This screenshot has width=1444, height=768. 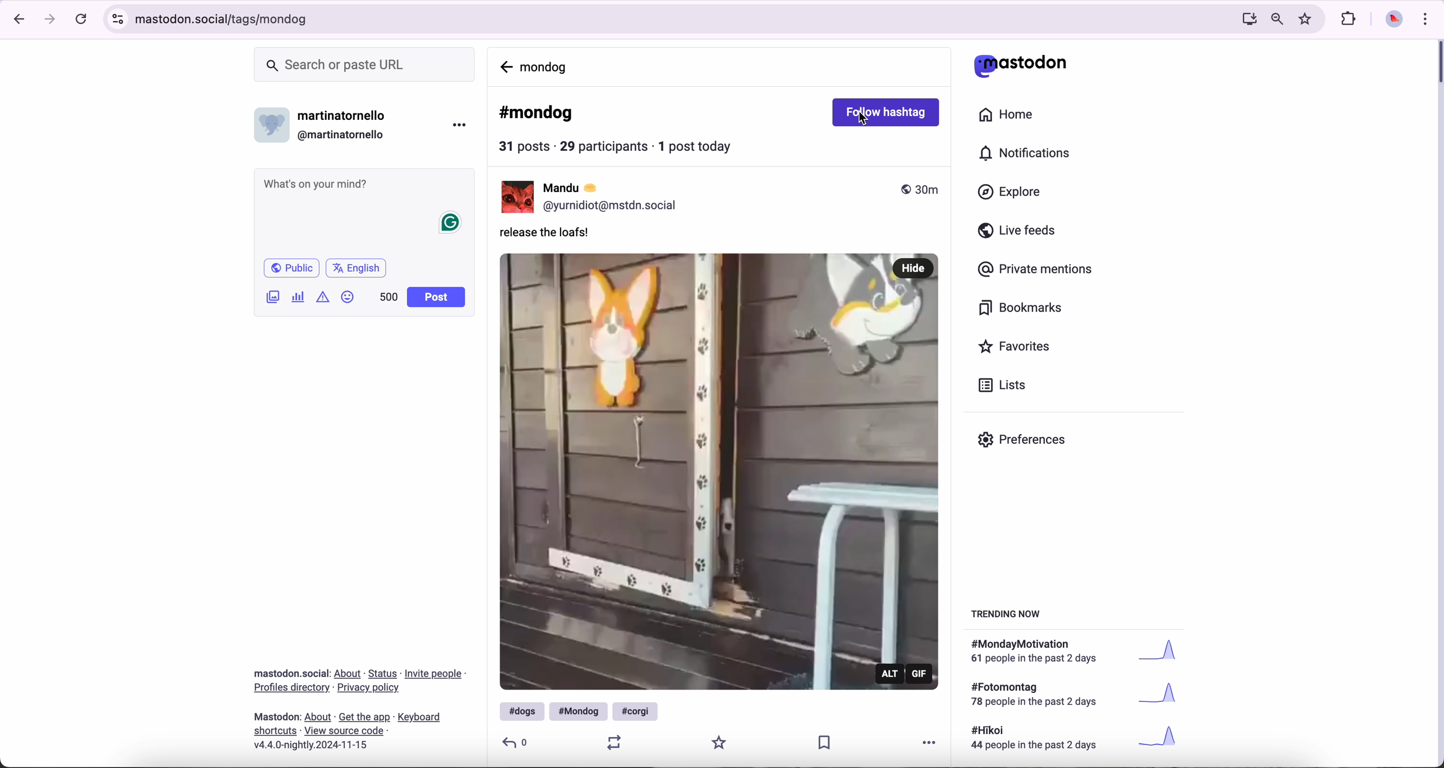 I want to click on graph, so click(x=1167, y=653).